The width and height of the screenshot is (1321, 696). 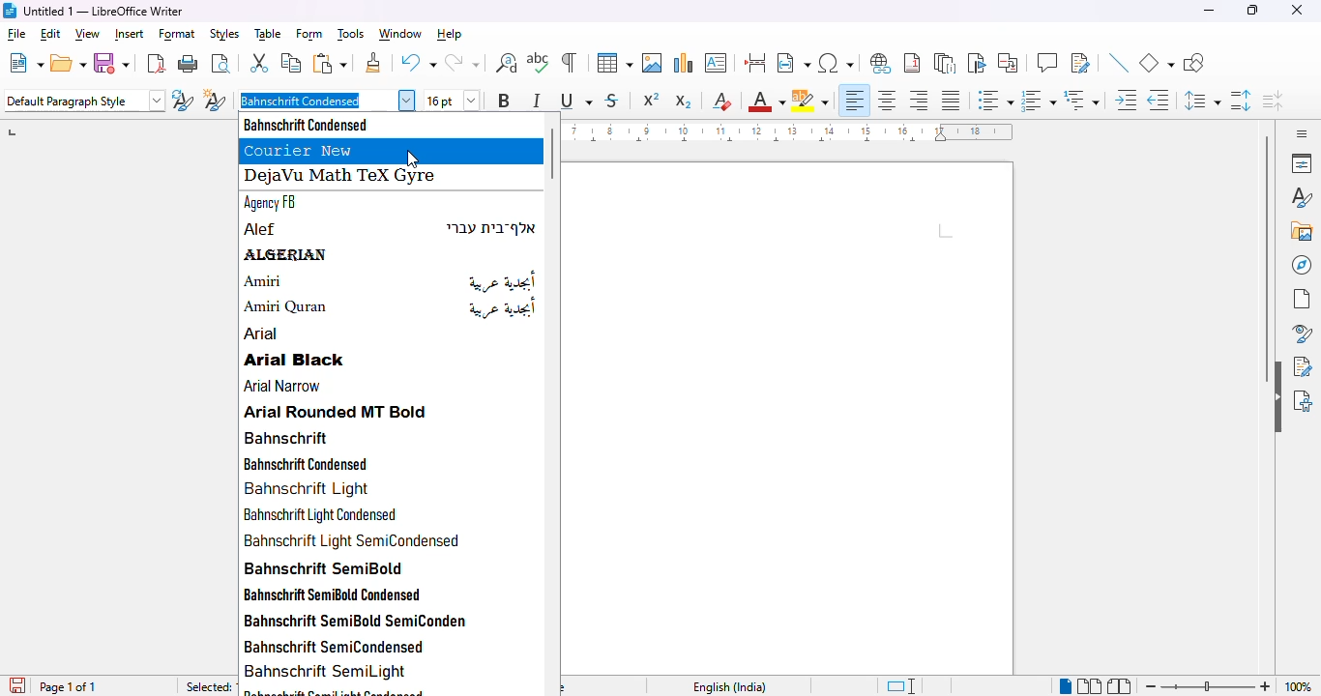 I want to click on amiri quran, so click(x=392, y=307).